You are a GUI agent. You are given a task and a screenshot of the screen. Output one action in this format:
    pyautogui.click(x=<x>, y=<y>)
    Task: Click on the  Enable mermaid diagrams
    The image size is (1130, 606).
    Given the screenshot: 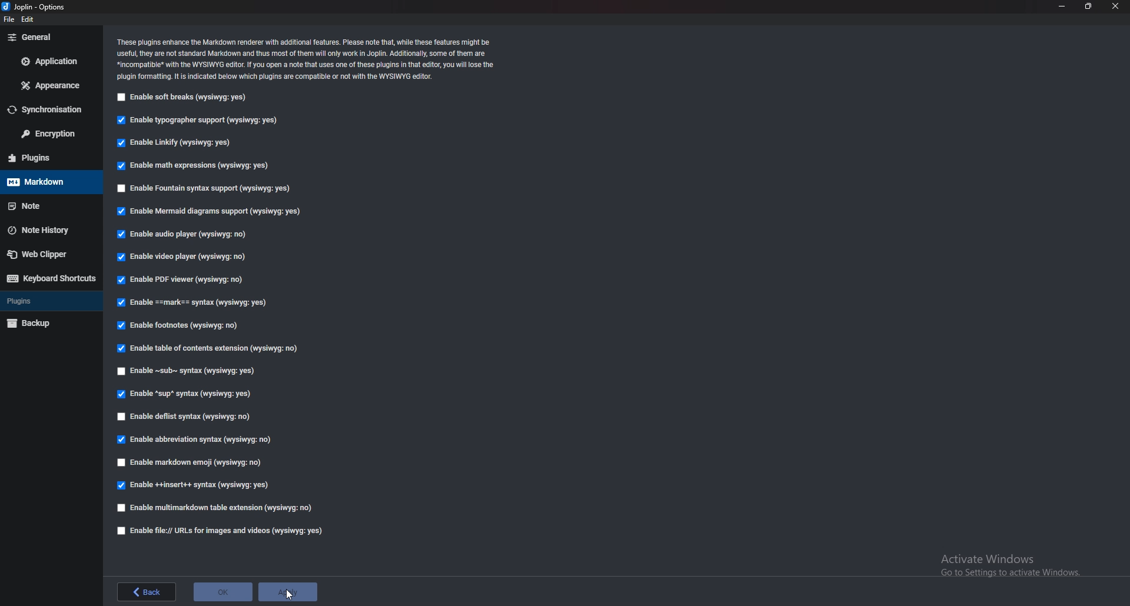 What is the action you would take?
    pyautogui.click(x=211, y=211)
    